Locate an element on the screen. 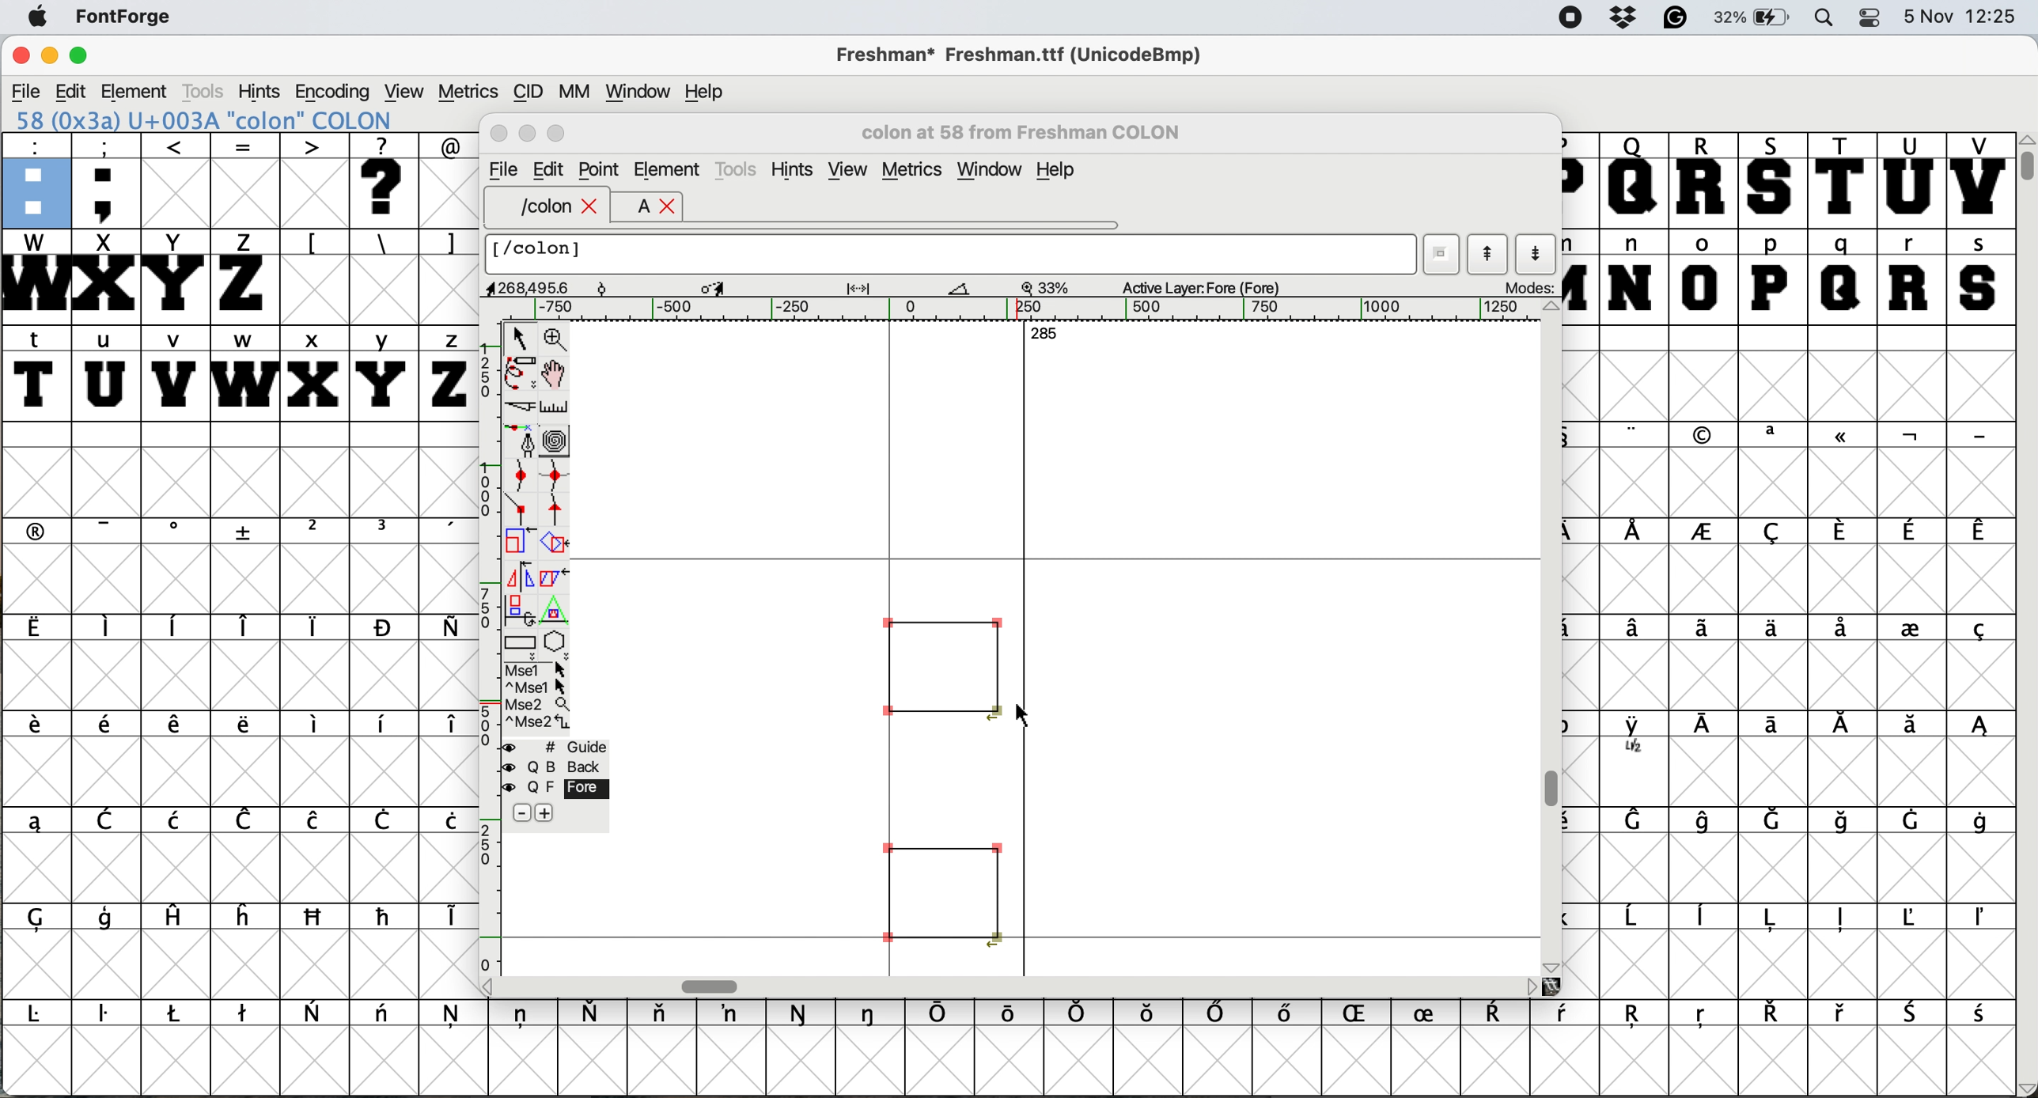  symbol is located at coordinates (446, 727).